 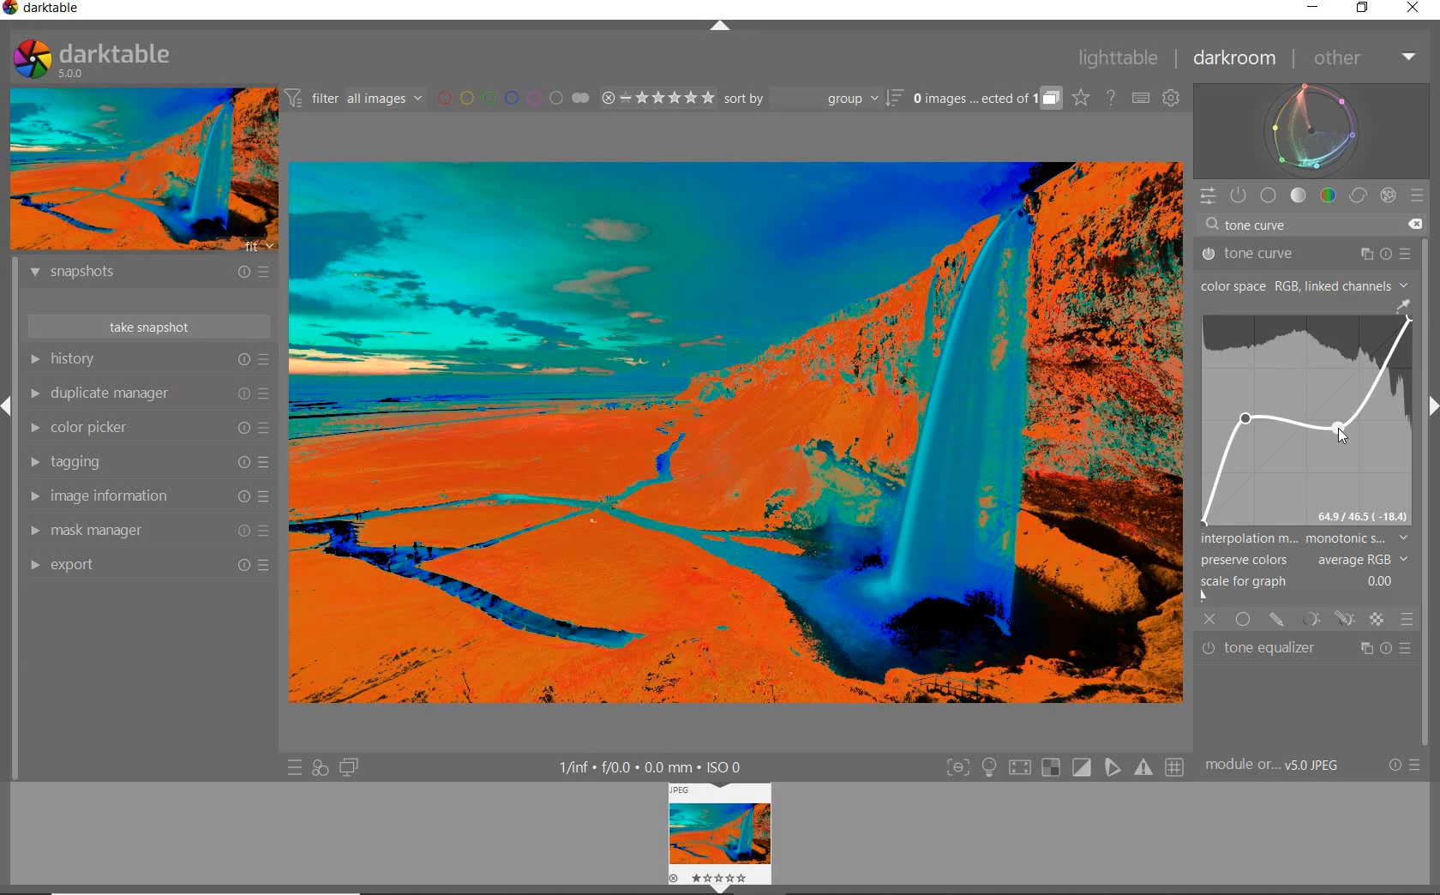 What do you see at coordinates (1311, 255) in the screenshot?
I see `tone curve` at bounding box center [1311, 255].